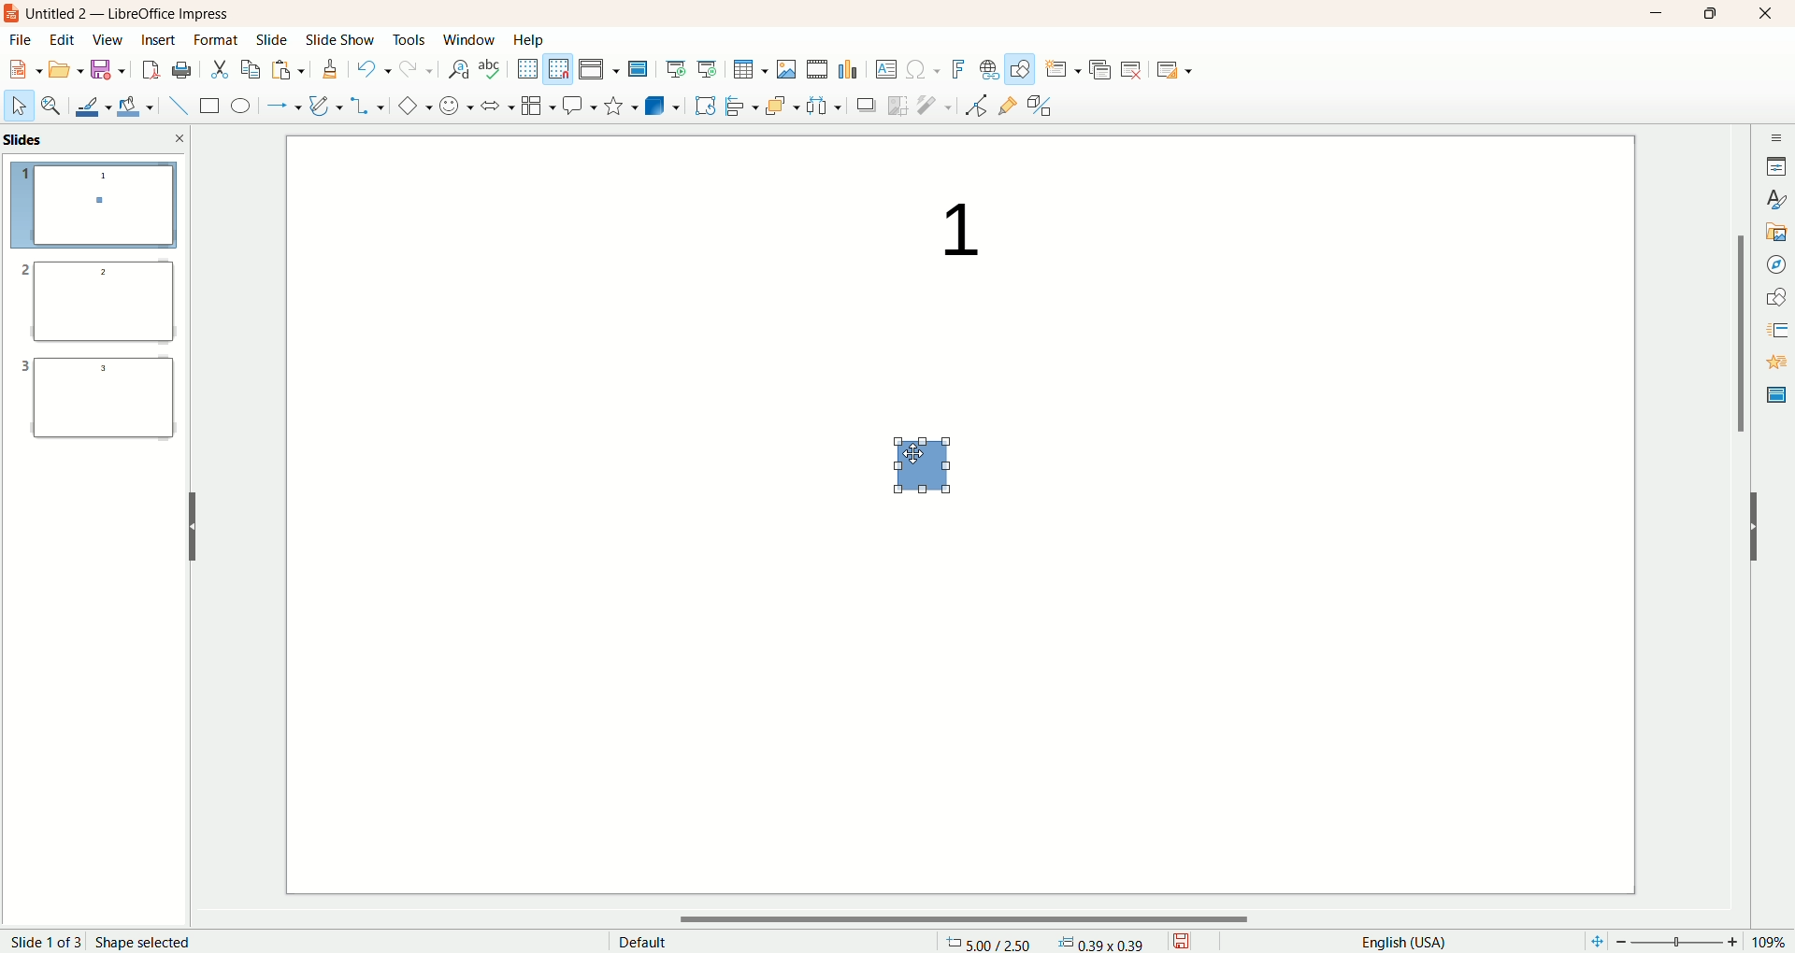 The height and width of the screenshot is (953, 1795). What do you see at coordinates (1773, 942) in the screenshot?
I see `zoom percentage` at bounding box center [1773, 942].